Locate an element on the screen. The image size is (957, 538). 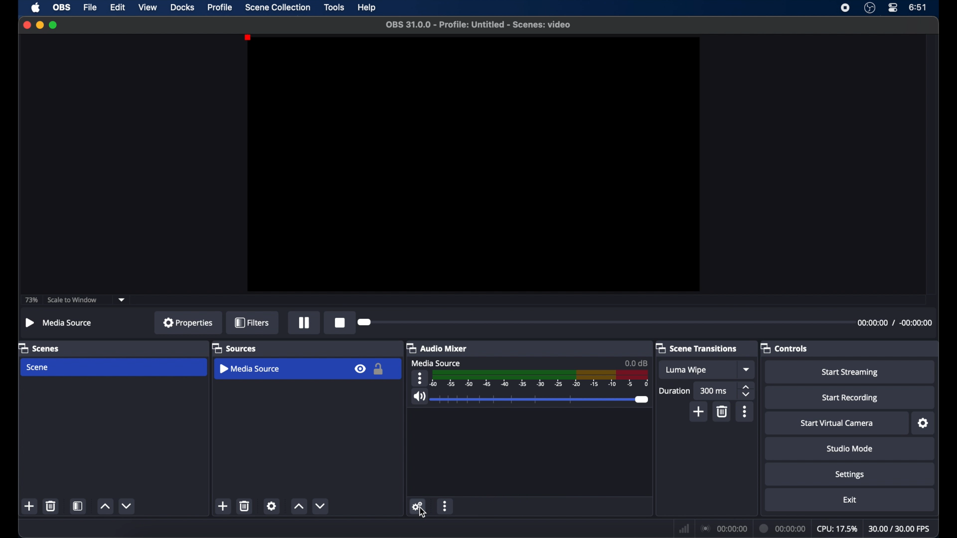
edit is located at coordinates (118, 8).